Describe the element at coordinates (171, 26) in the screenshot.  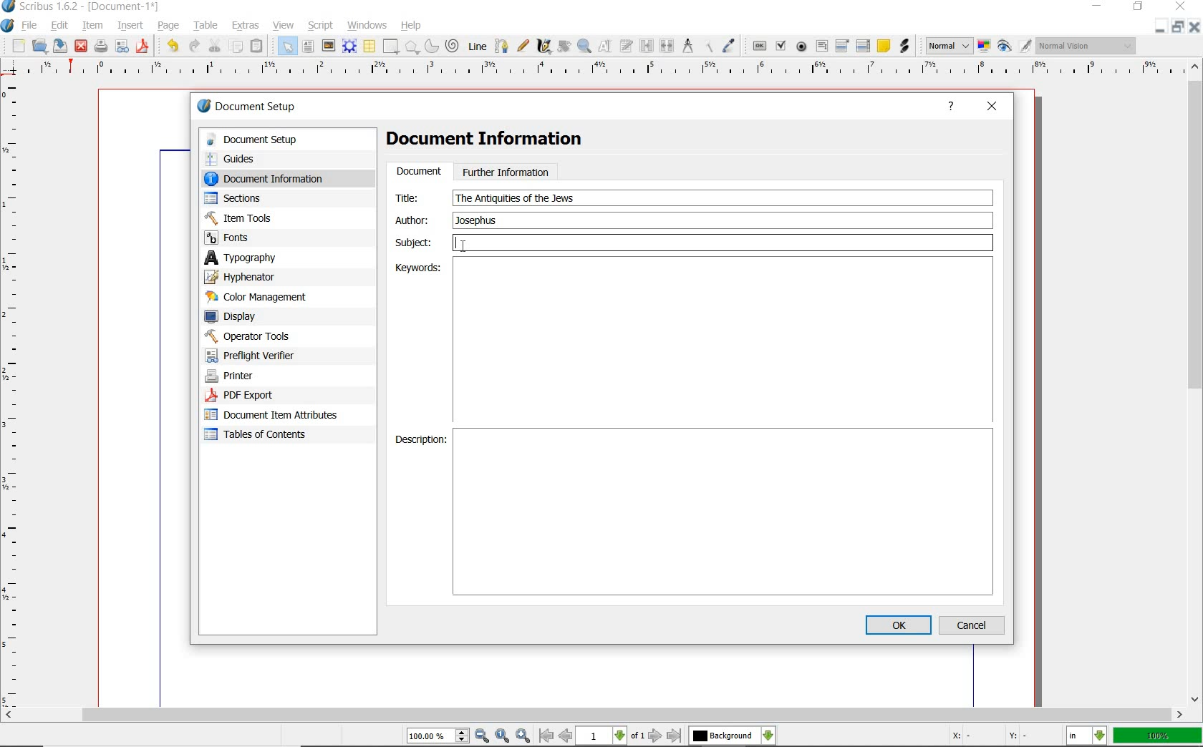
I see `page` at that location.